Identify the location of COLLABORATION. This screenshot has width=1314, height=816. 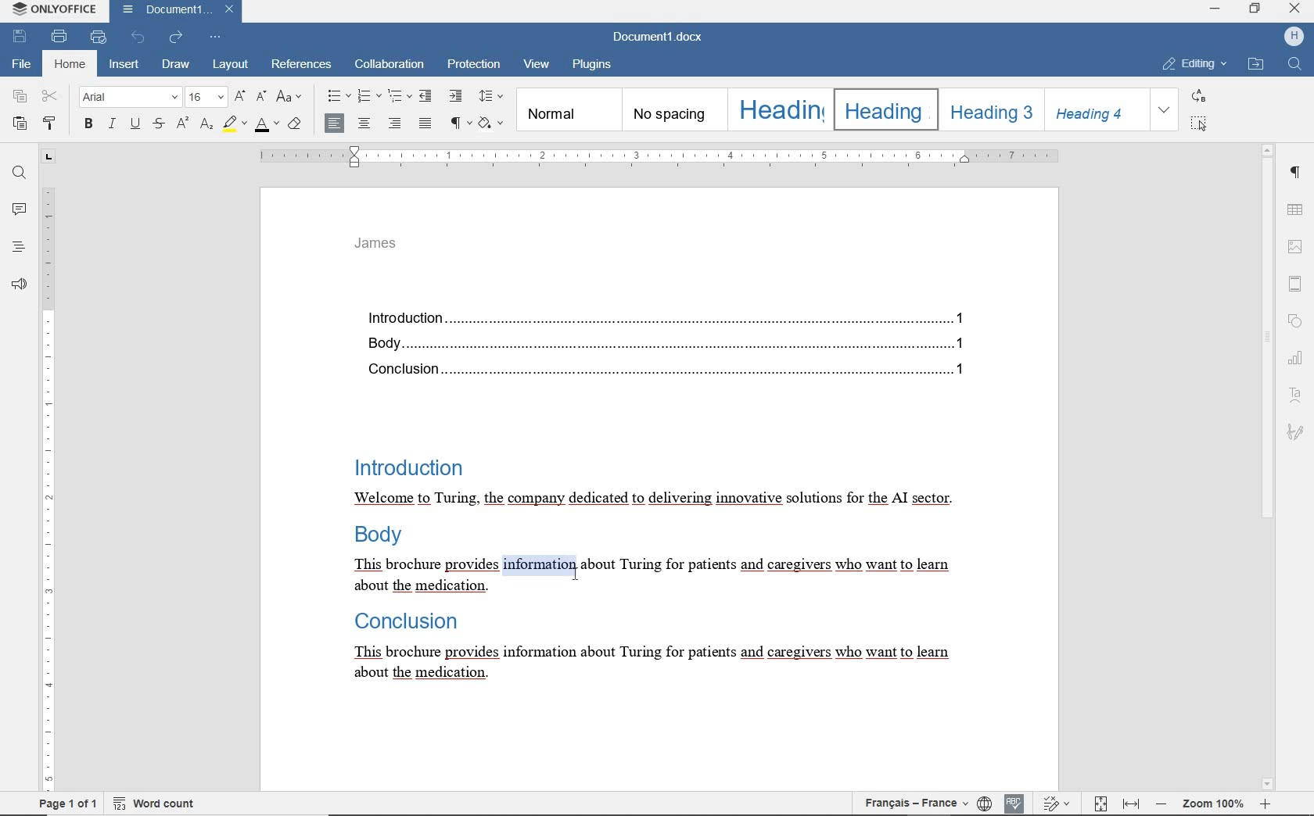
(389, 66).